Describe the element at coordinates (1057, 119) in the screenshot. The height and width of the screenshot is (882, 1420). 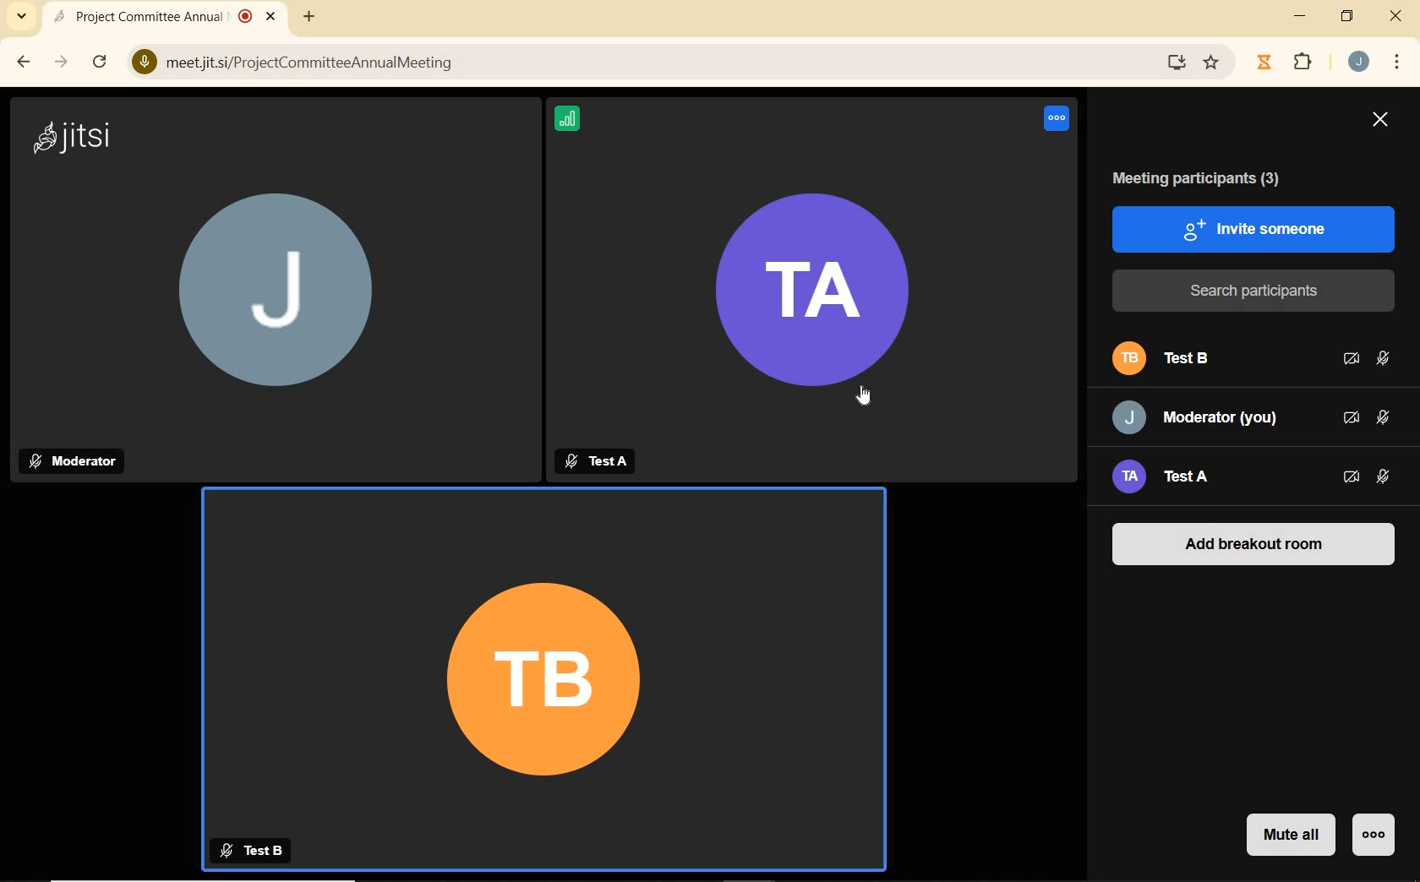
I see `Voice` at that location.